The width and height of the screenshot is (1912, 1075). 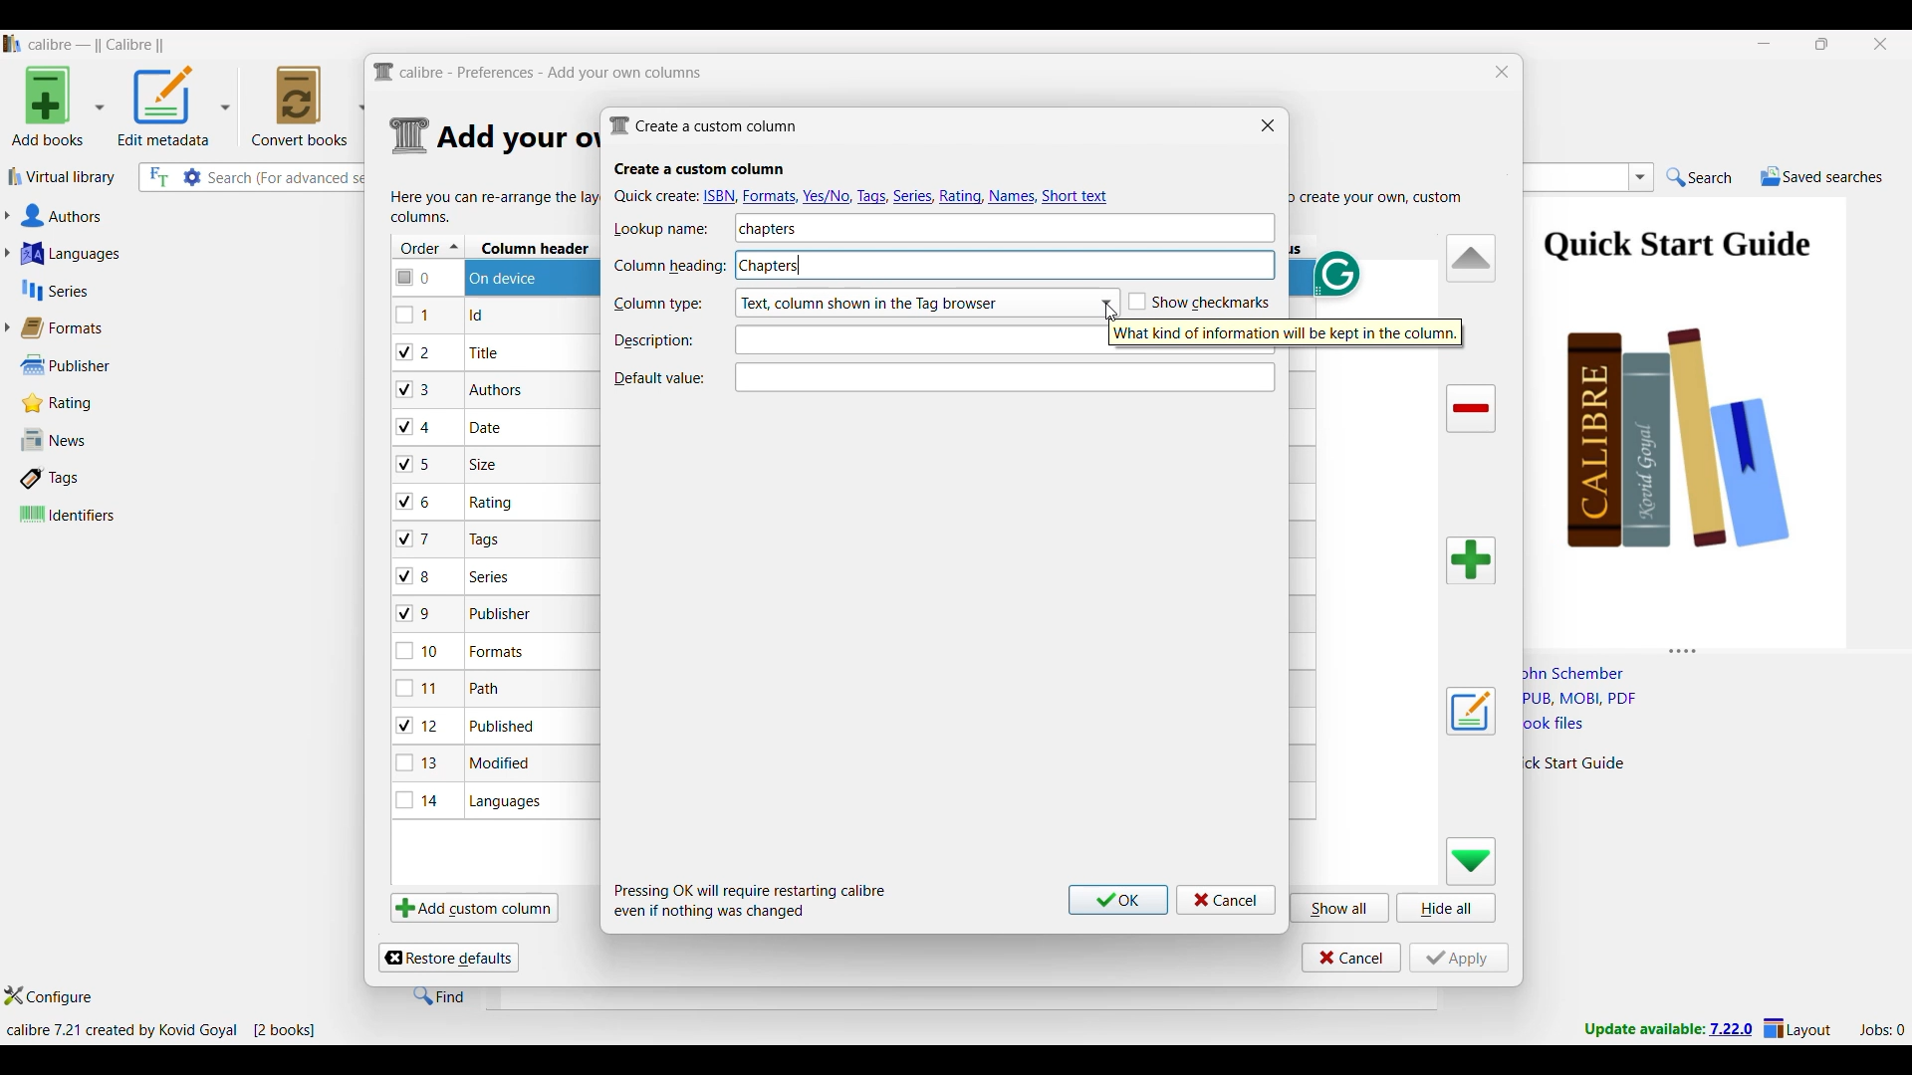 I want to click on Authors, so click(x=157, y=217).